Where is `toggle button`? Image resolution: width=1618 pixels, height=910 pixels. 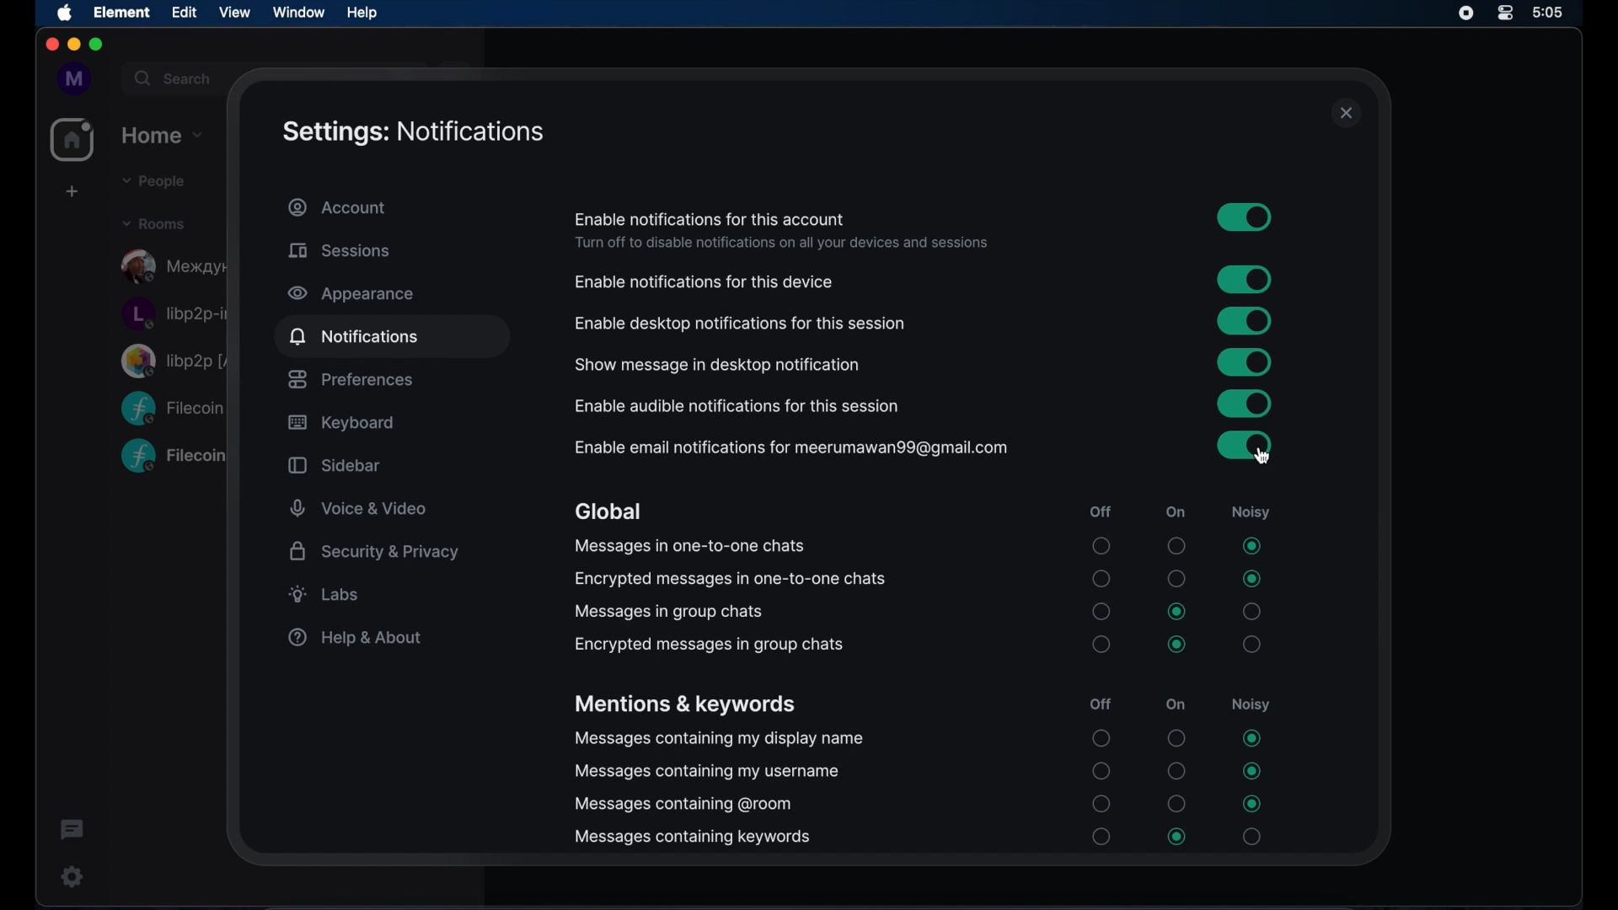
toggle button is located at coordinates (1245, 280).